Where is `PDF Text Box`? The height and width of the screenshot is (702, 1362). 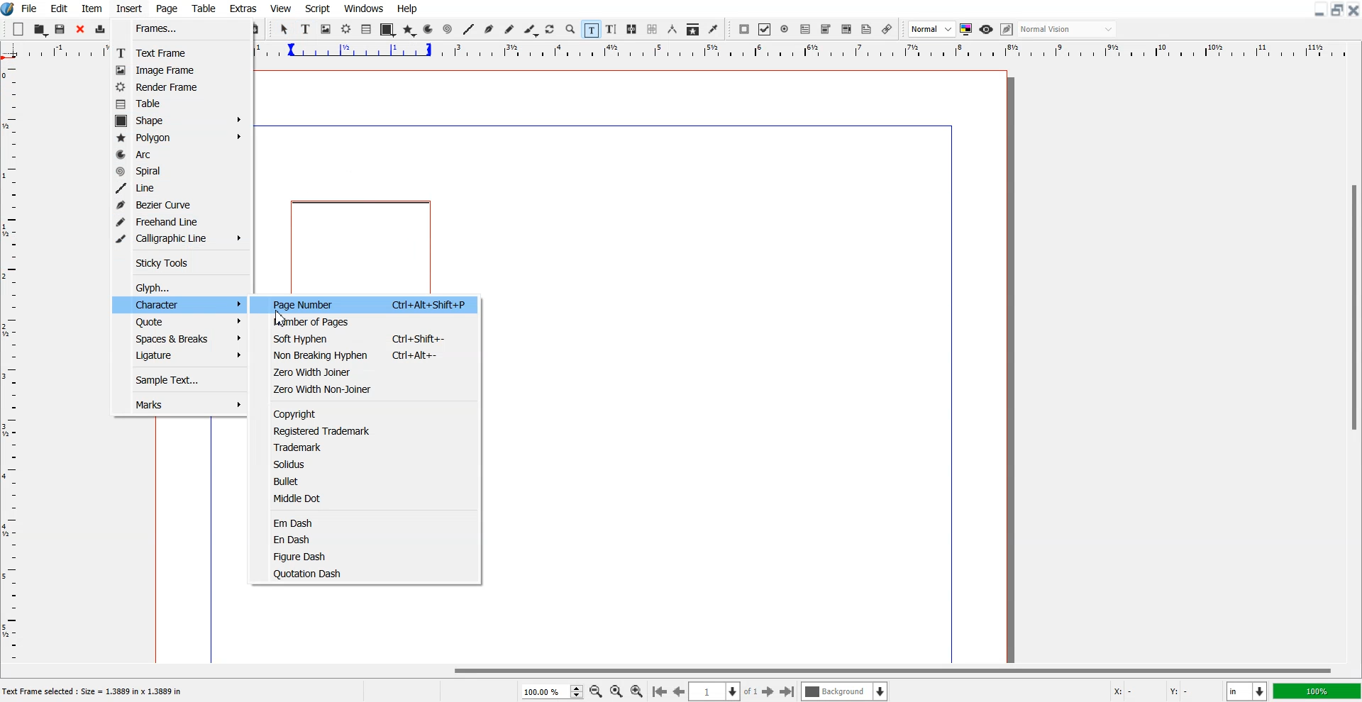
PDF Text Box is located at coordinates (805, 29).